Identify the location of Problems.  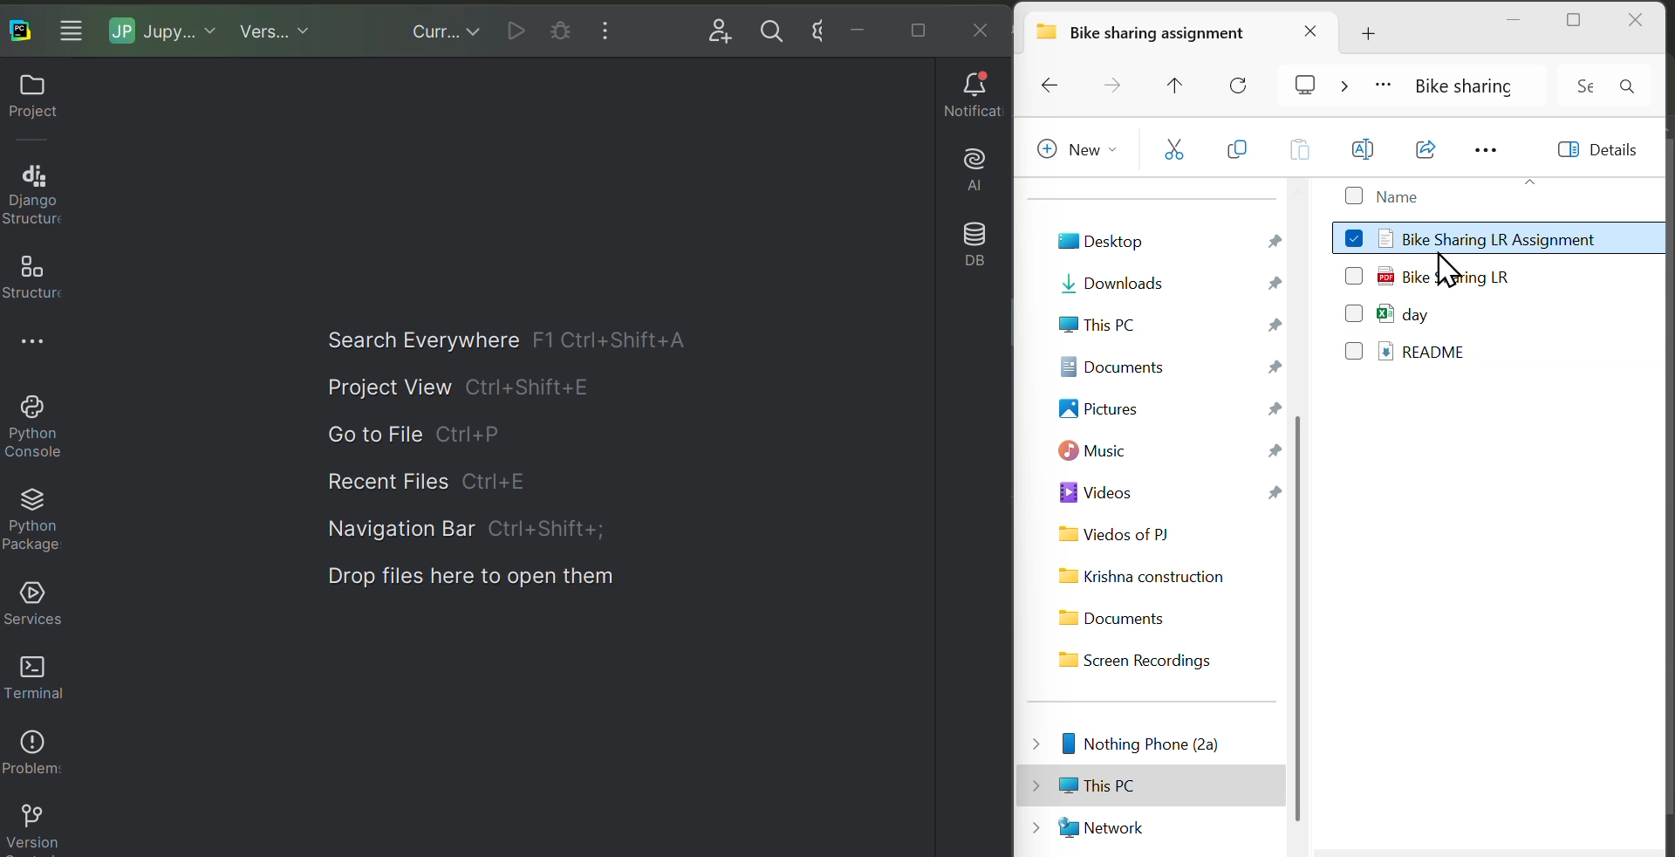
(33, 760).